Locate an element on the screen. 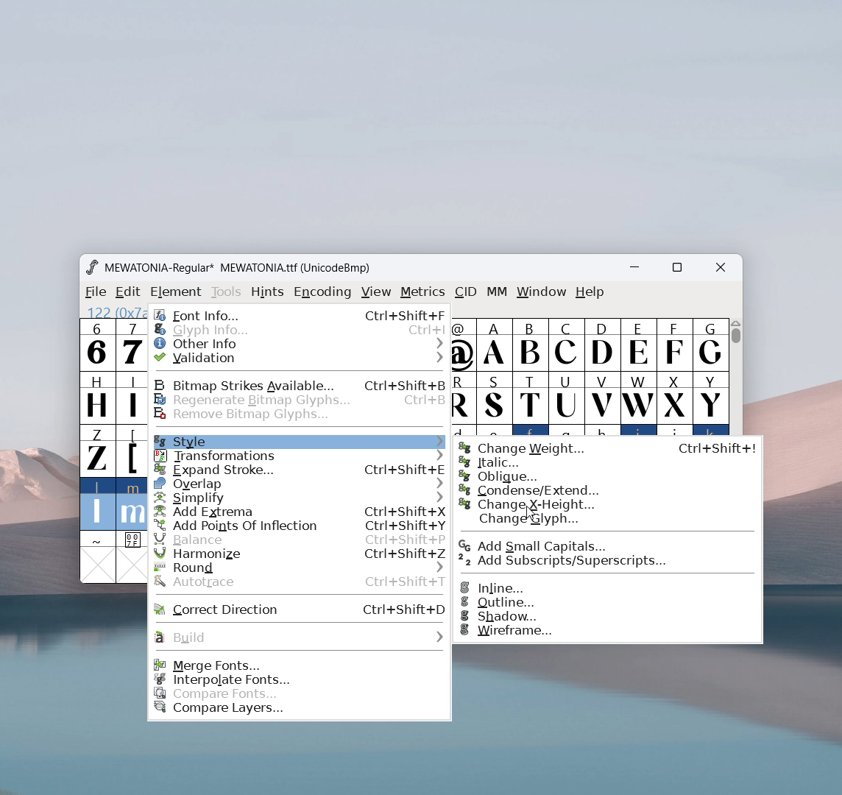 The image size is (842, 795). U is located at coordinates (567, 397).